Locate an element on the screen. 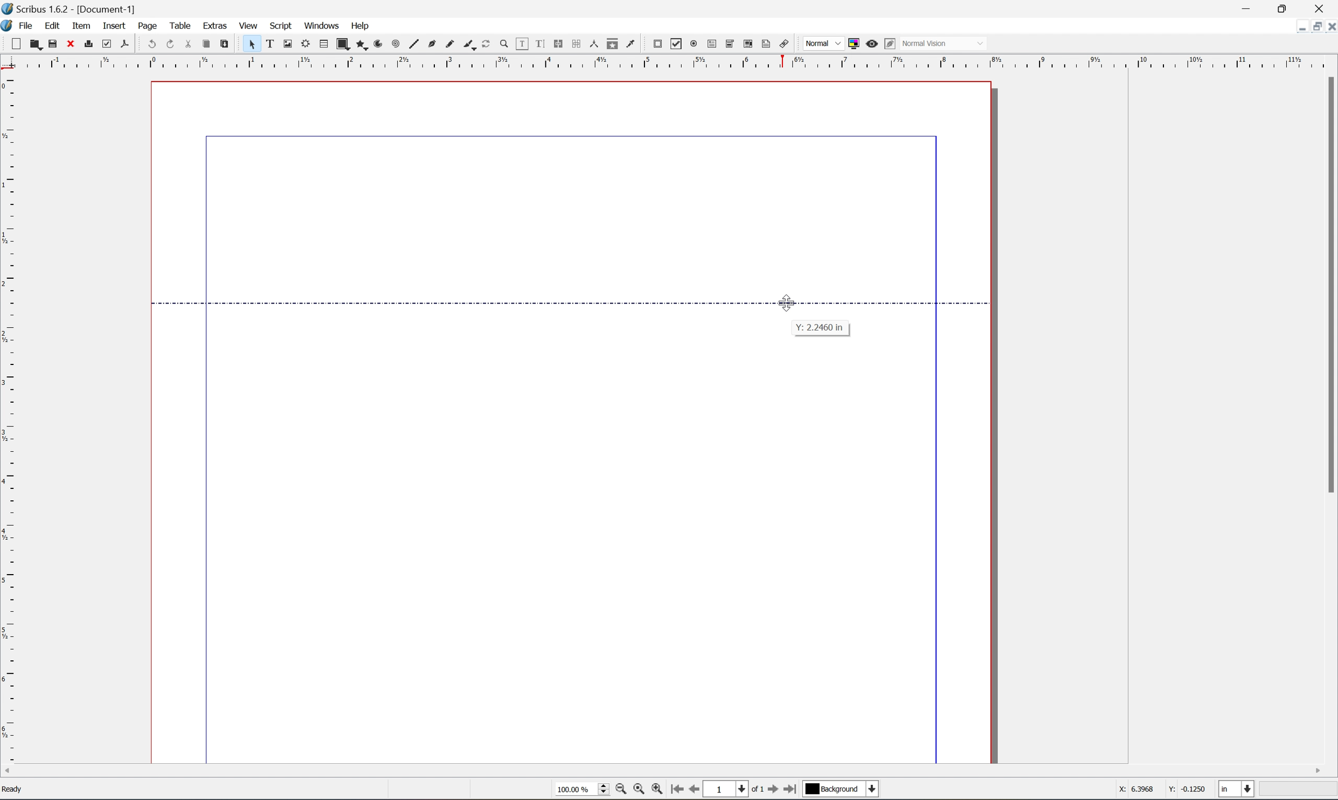 This screenshot has height=800, width=1338. go to last page is located at coordinates (792, 790).